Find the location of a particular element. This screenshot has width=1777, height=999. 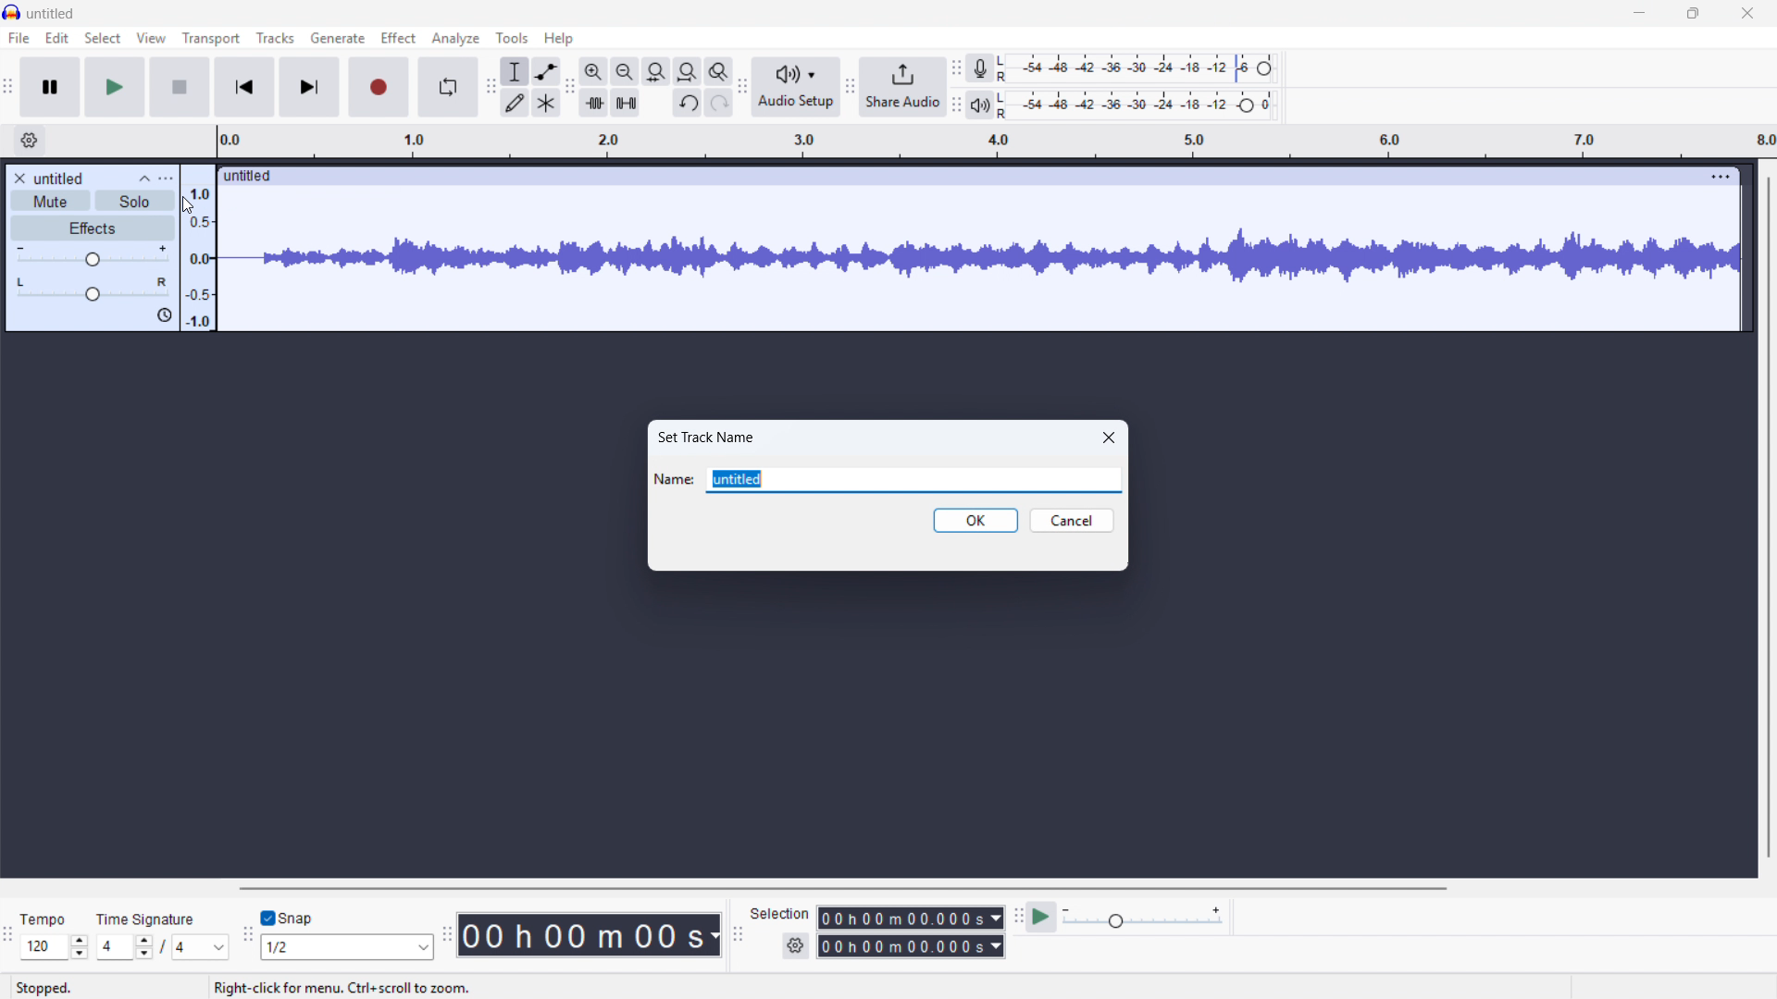

Recording level  is located at coordinates (1142, 68).